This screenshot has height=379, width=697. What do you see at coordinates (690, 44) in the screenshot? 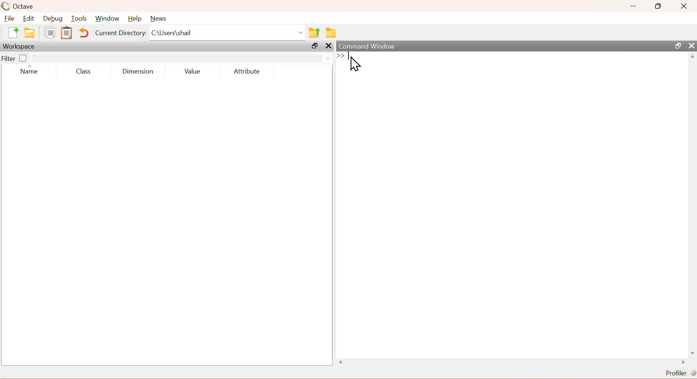
I see `Close` at bounding box center [690, 44].